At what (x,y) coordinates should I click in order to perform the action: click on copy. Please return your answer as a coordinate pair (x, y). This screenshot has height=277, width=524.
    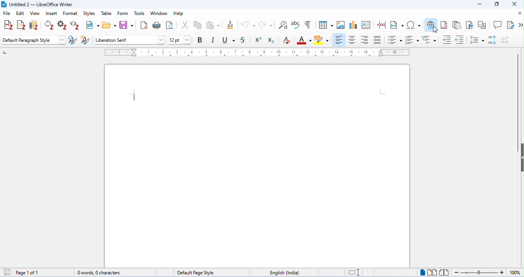
    Looking at the image, I should click on (198, 25).